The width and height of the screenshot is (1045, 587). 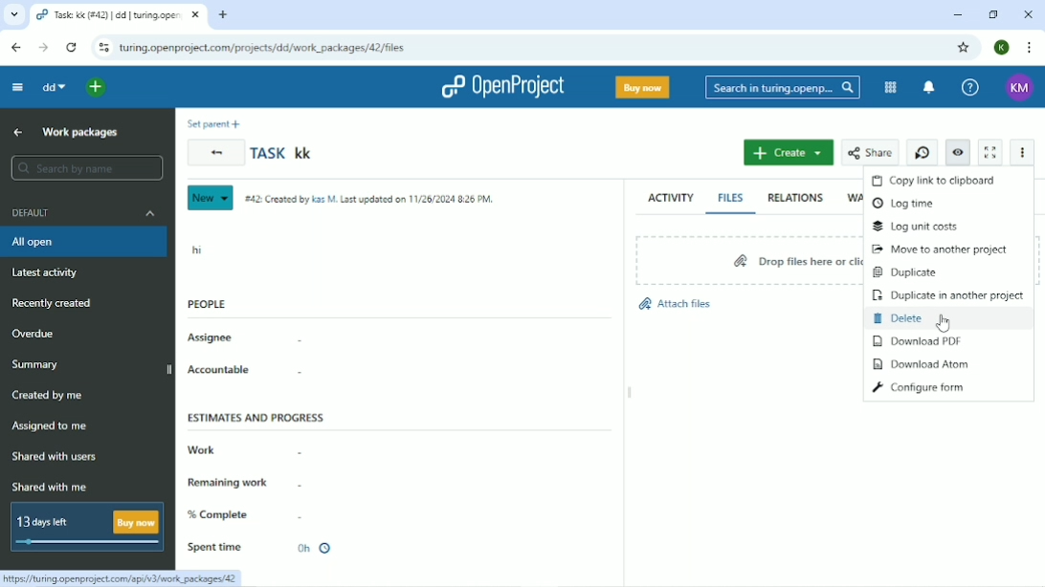 I want to click on Help, so click(x=971, y=88).